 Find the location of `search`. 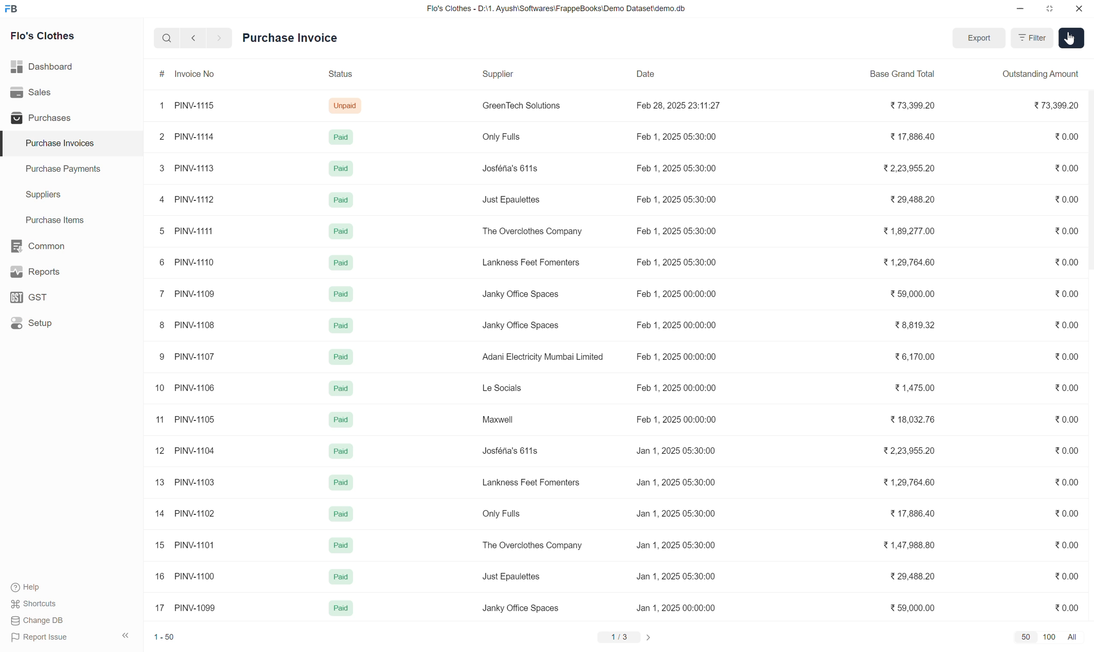

search is located at coordinates (166, 36).